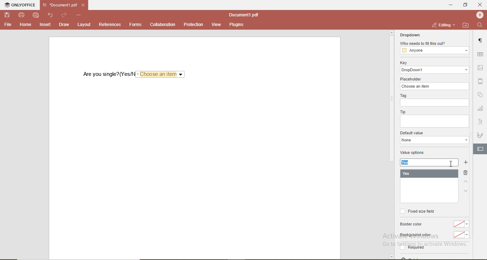 The image size is (487, 260). What do you see at coordinates (159, 75) in the screenshot?
I see `Choose an item` at bounding box center [159, 75].